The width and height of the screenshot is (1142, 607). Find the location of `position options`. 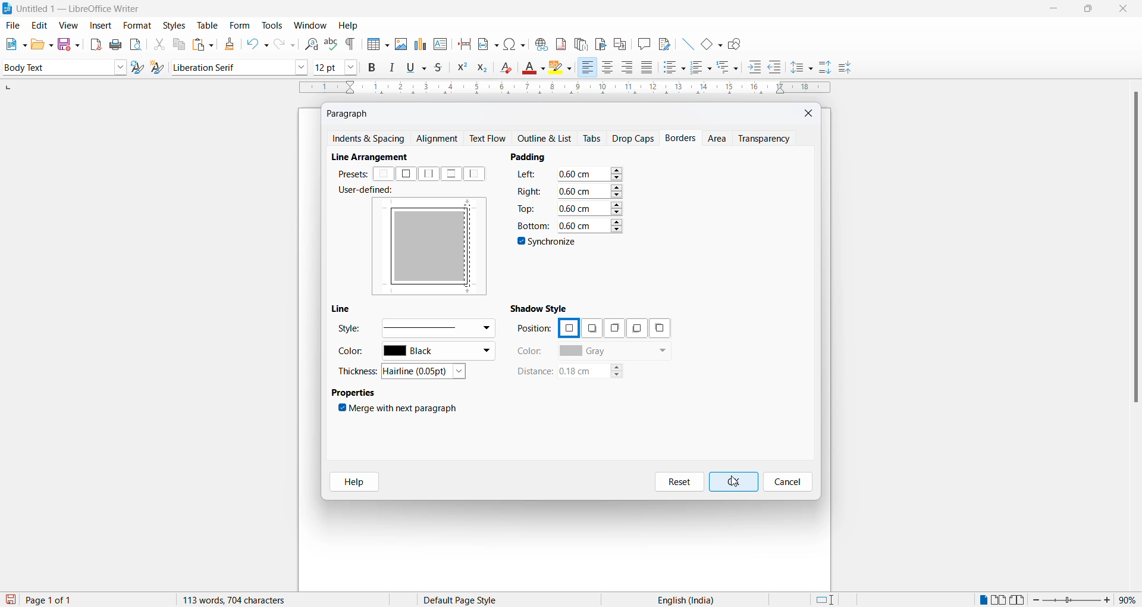

position options is located at coordinates (612, 328).